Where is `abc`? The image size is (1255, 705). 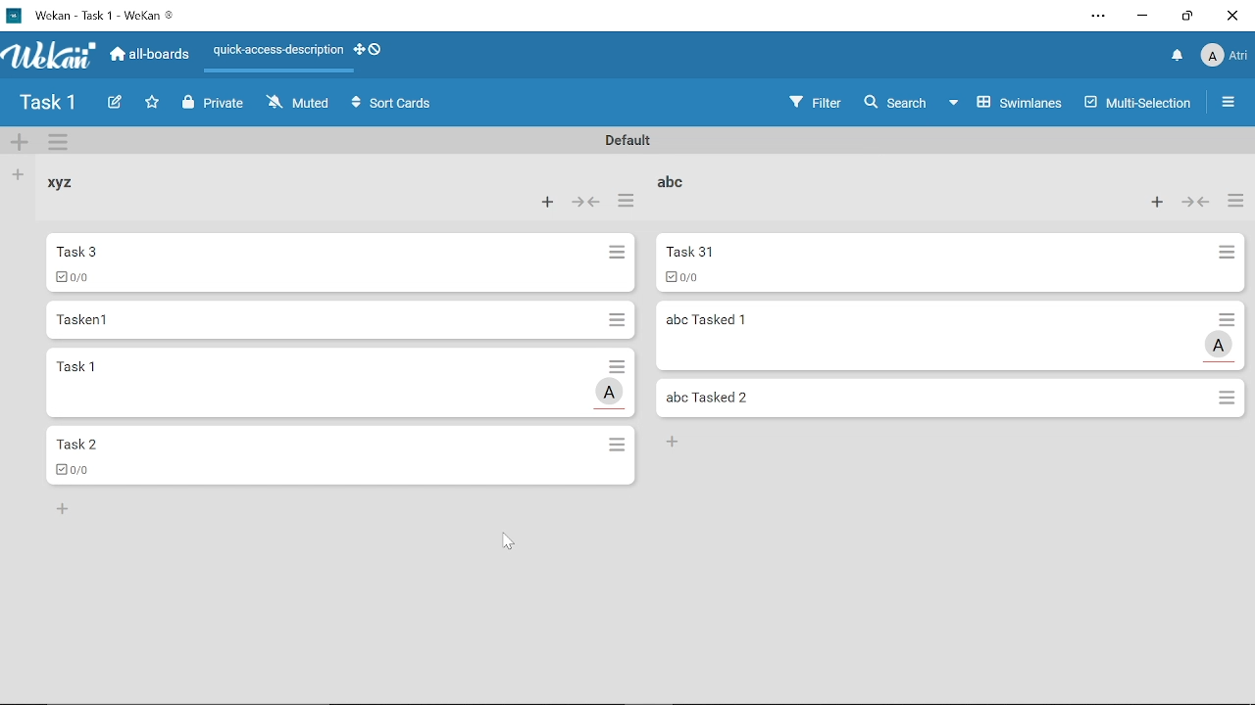 abc is located at coordinates (671, 181).